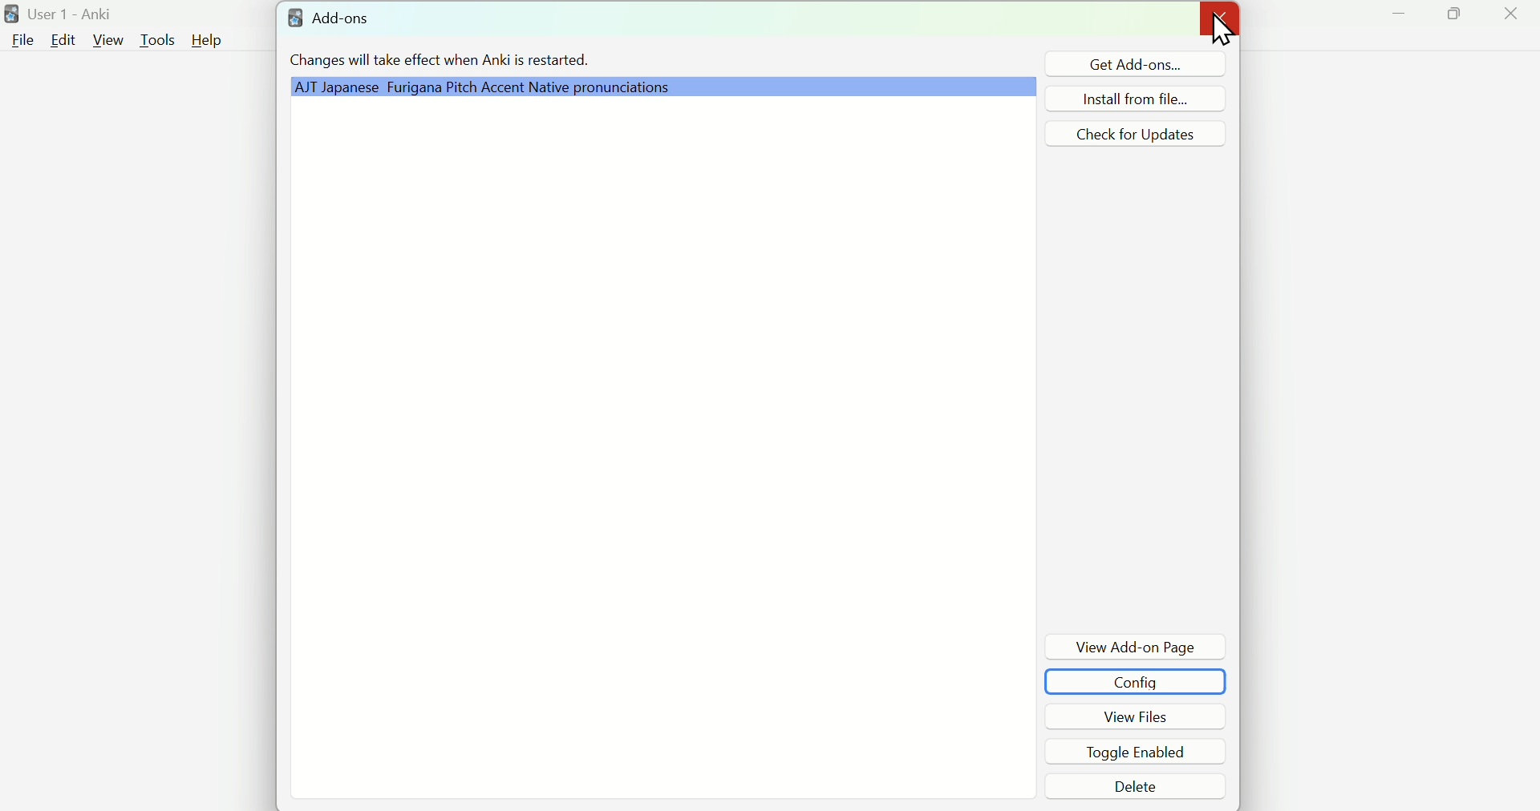  Describe the element at coordinates (60, 42) in the screenshot. I see `Edit` at that location.